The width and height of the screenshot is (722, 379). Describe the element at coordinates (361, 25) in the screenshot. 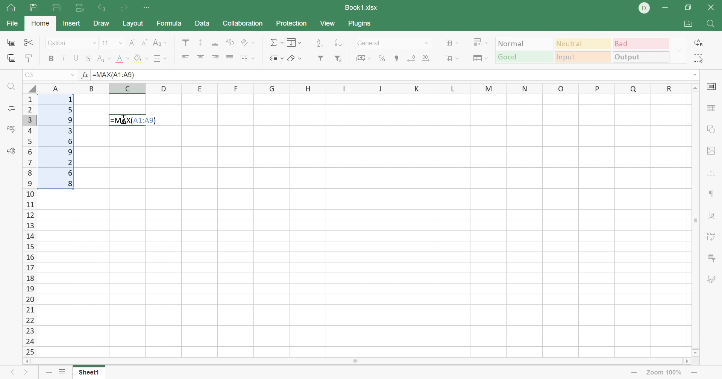

I see `Plugins` at that location.